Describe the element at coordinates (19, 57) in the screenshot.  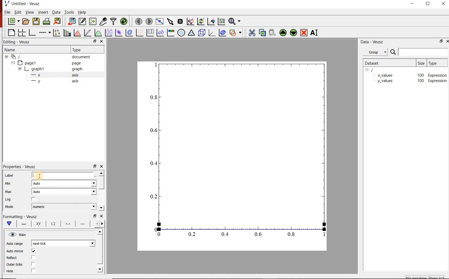
I see `all apegs` at that location.